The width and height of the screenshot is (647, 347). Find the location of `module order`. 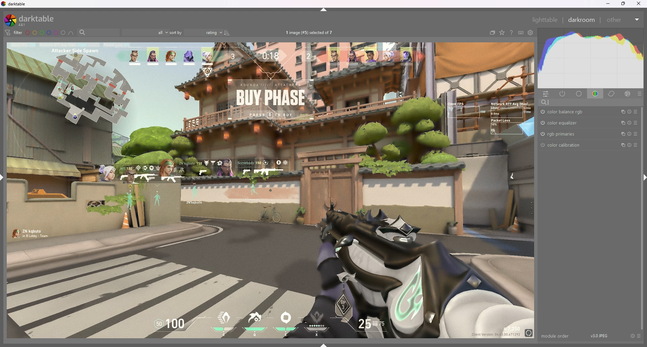

module order is located at coordinates (556, 336).